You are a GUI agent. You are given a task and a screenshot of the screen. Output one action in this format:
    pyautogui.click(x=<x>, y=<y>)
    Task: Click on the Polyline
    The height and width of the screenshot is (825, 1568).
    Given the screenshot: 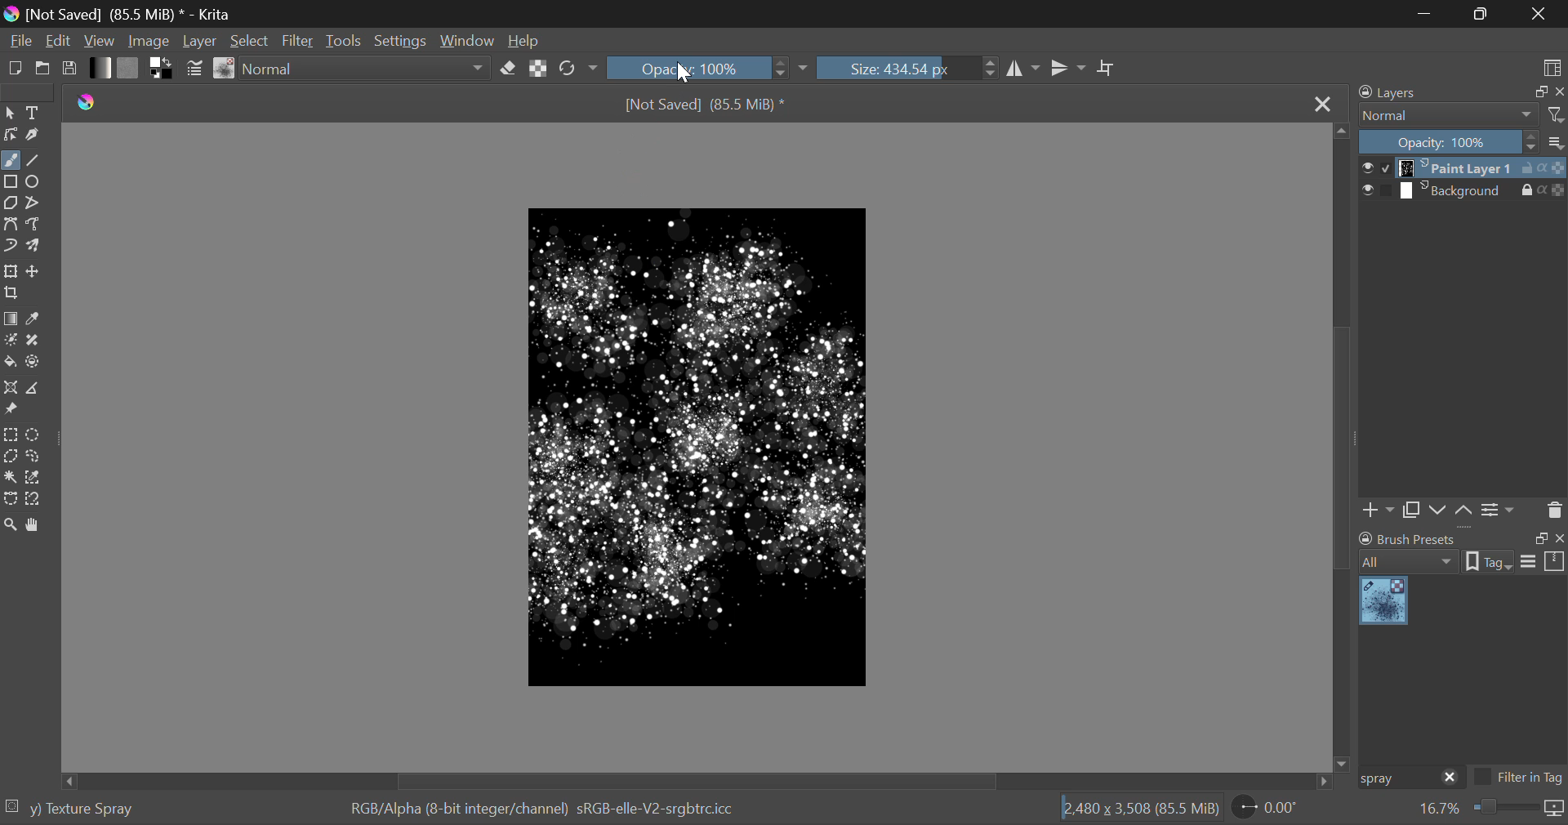 What is the action you would take?
    pyautogui.click(x=34, y=203)
    